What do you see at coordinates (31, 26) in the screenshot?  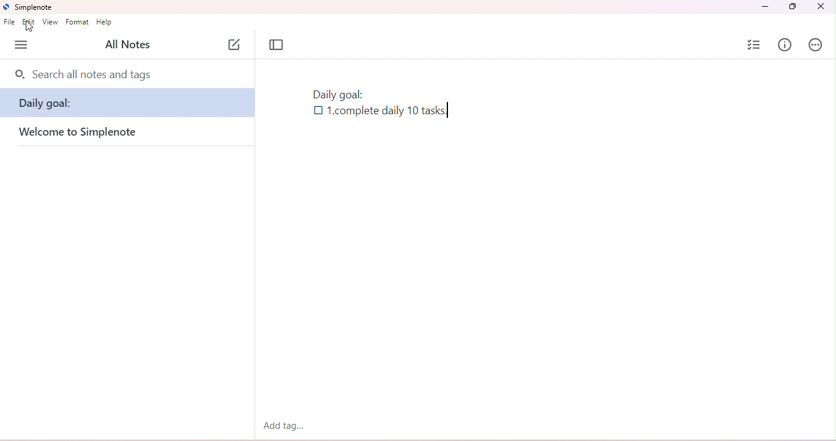 I see `cursor moved` at bounding box center [31, 26].